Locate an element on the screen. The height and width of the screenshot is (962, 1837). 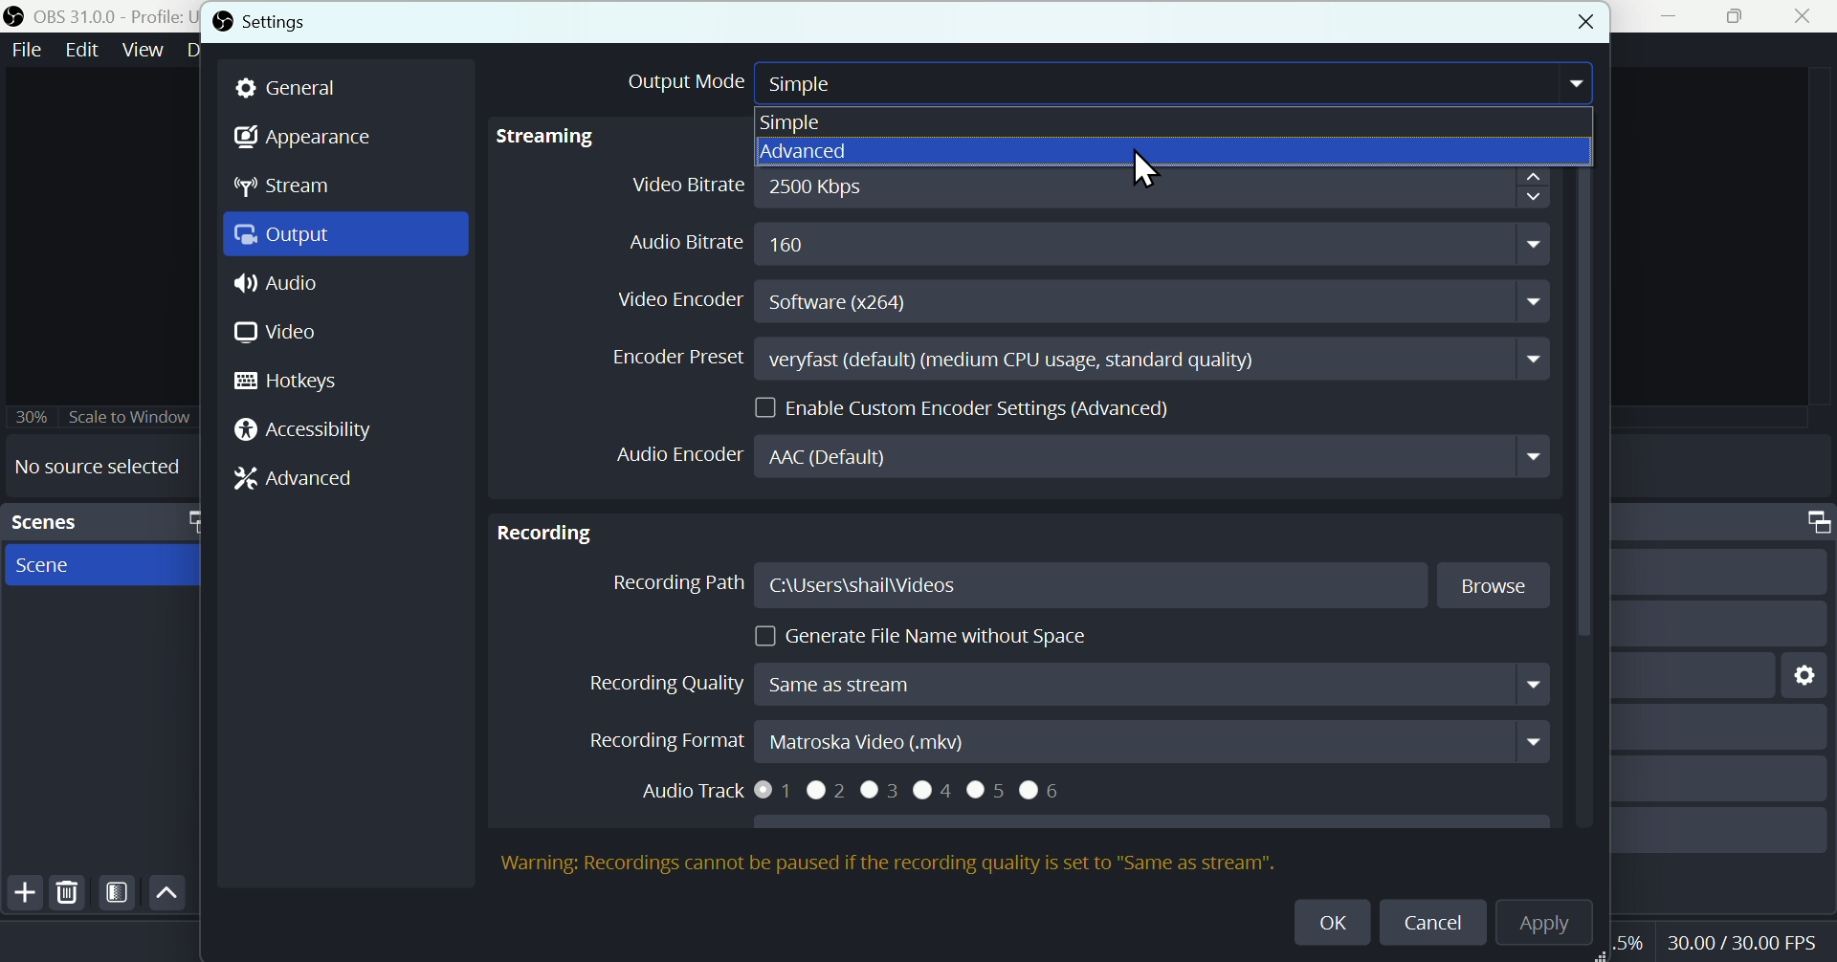
Cancel is located at coordinates (1432, 925).